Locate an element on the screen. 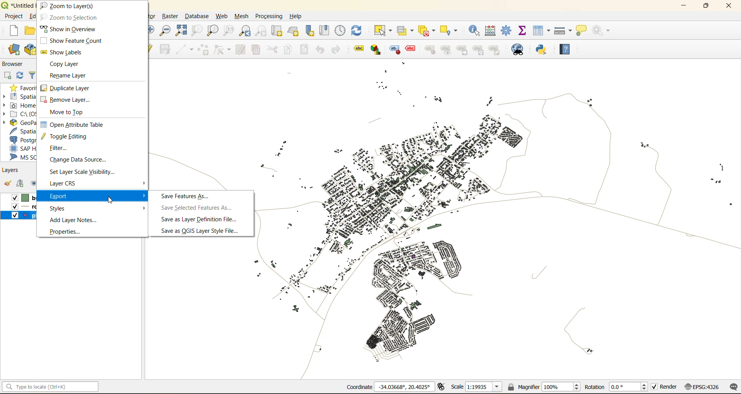 This screenshot has width=741, height=394. move to top is located at coordinates (71, 113).